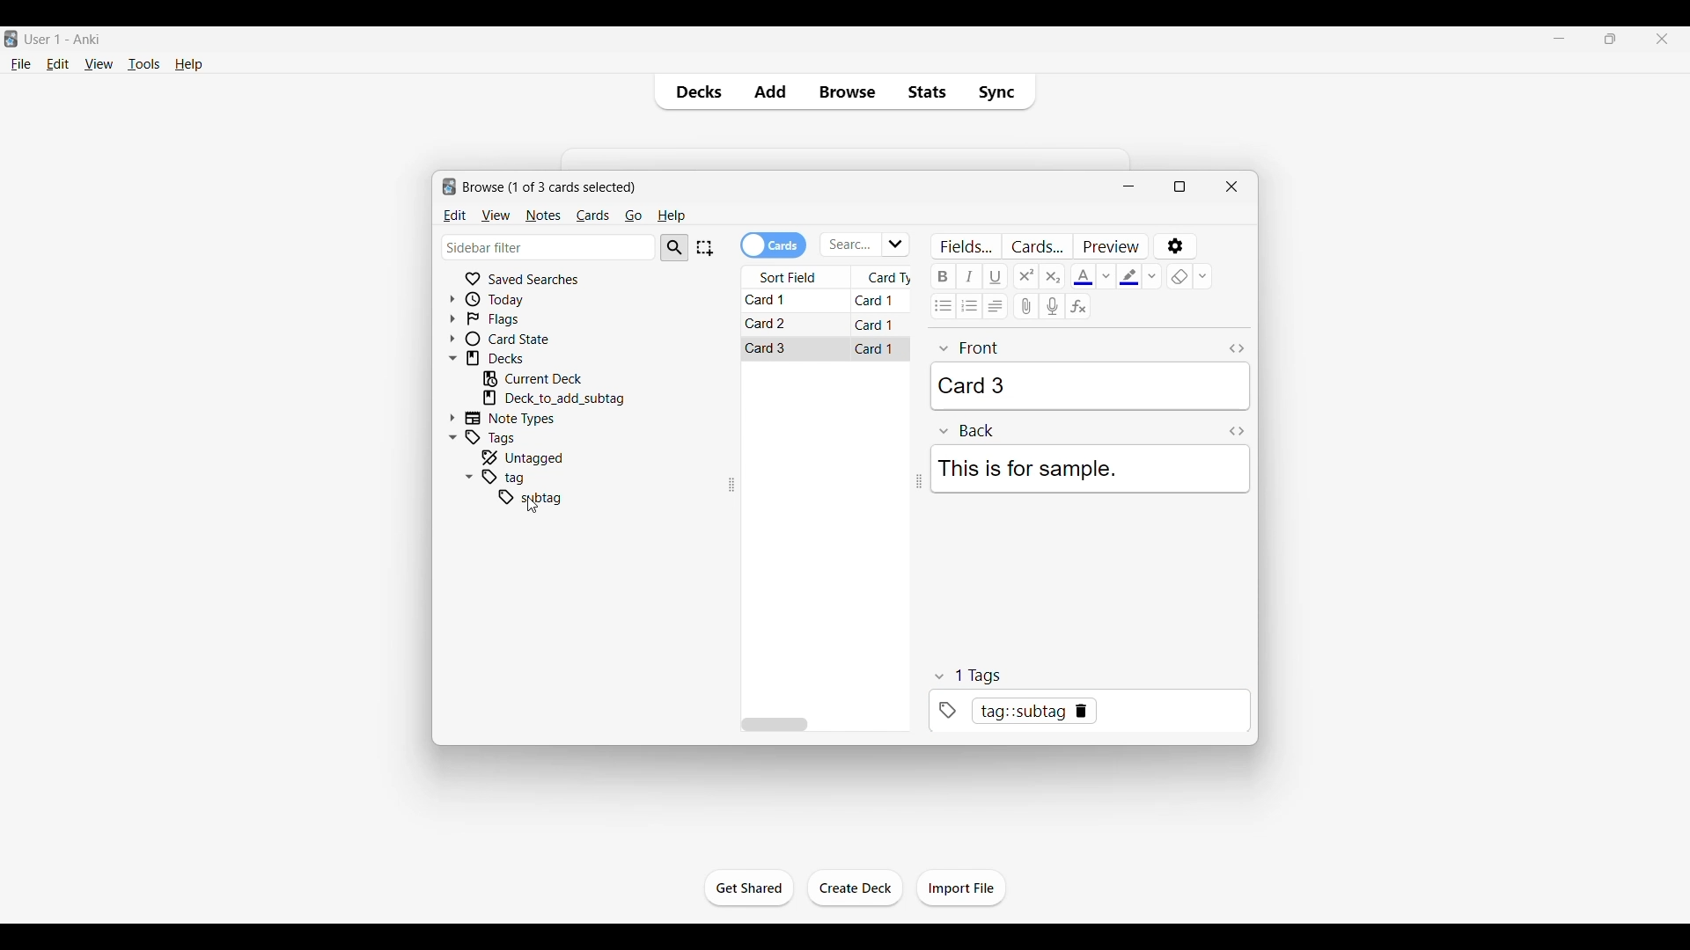 The width and height of the screenshot is (1690, 950). I want to click on Card 1, so click(773, 302).